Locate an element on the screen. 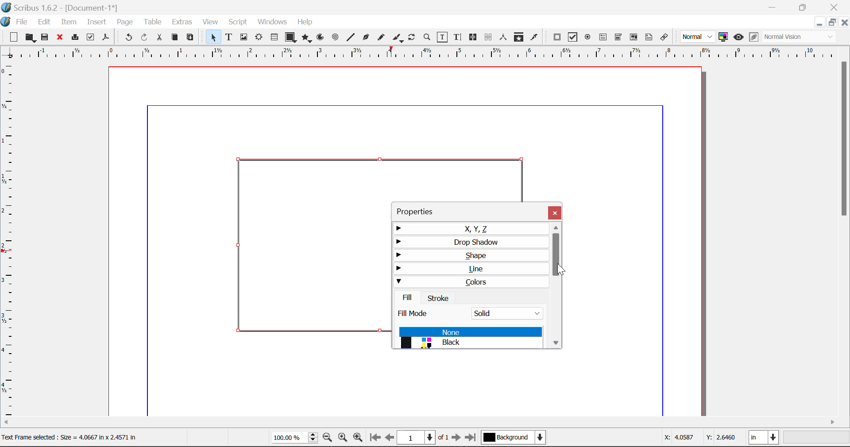 The height and width of the screenshot is (447, 850). Redo is located at coordinates (146, 38).